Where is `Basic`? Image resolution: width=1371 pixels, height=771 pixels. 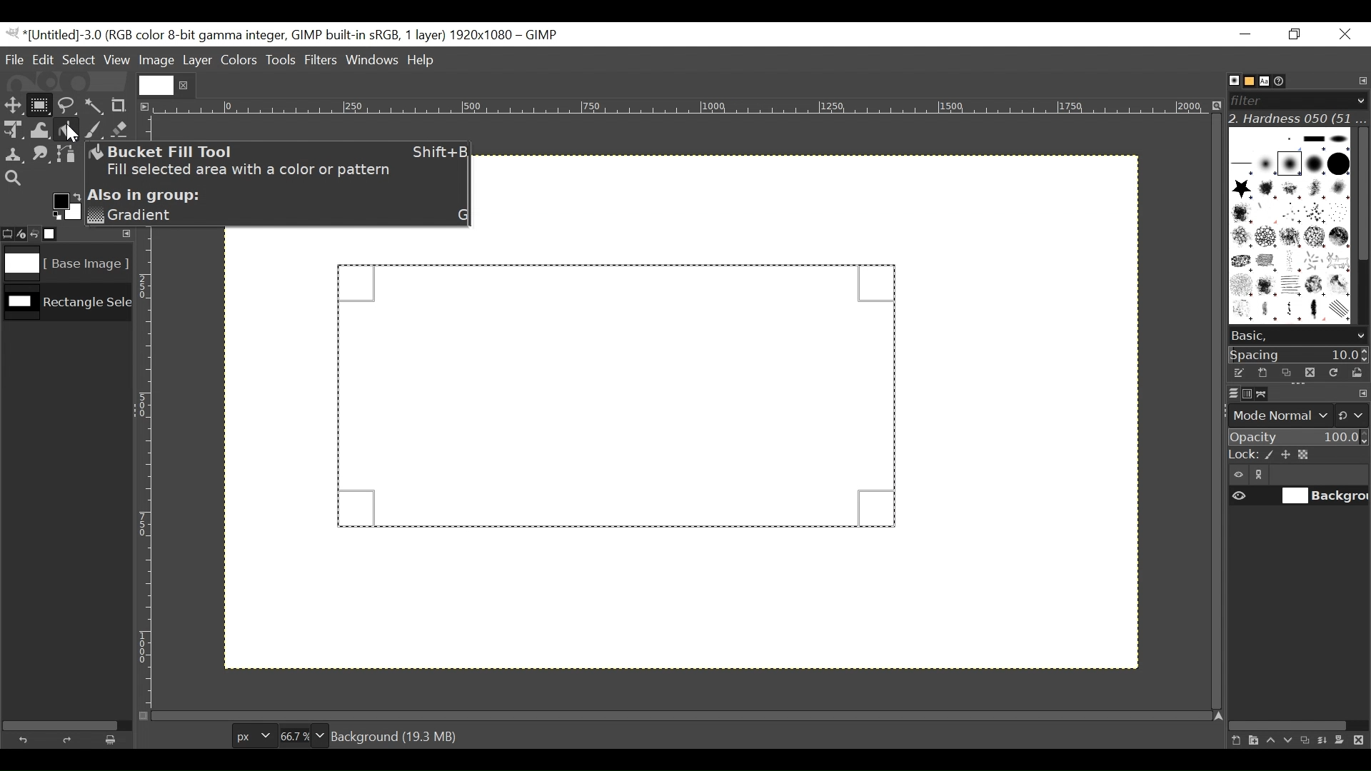
Basic is located at coordinates (1245, 81).